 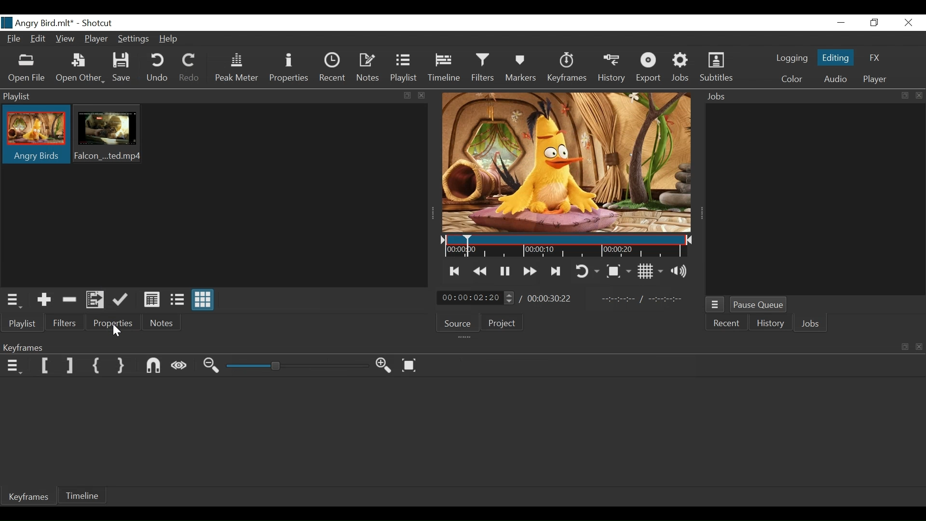 I want to click on Jobs Panel, so click(x=817, y=200).